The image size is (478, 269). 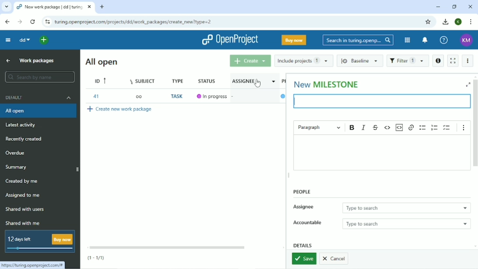 I want to click on Baseline, so click(x=360, y=61).